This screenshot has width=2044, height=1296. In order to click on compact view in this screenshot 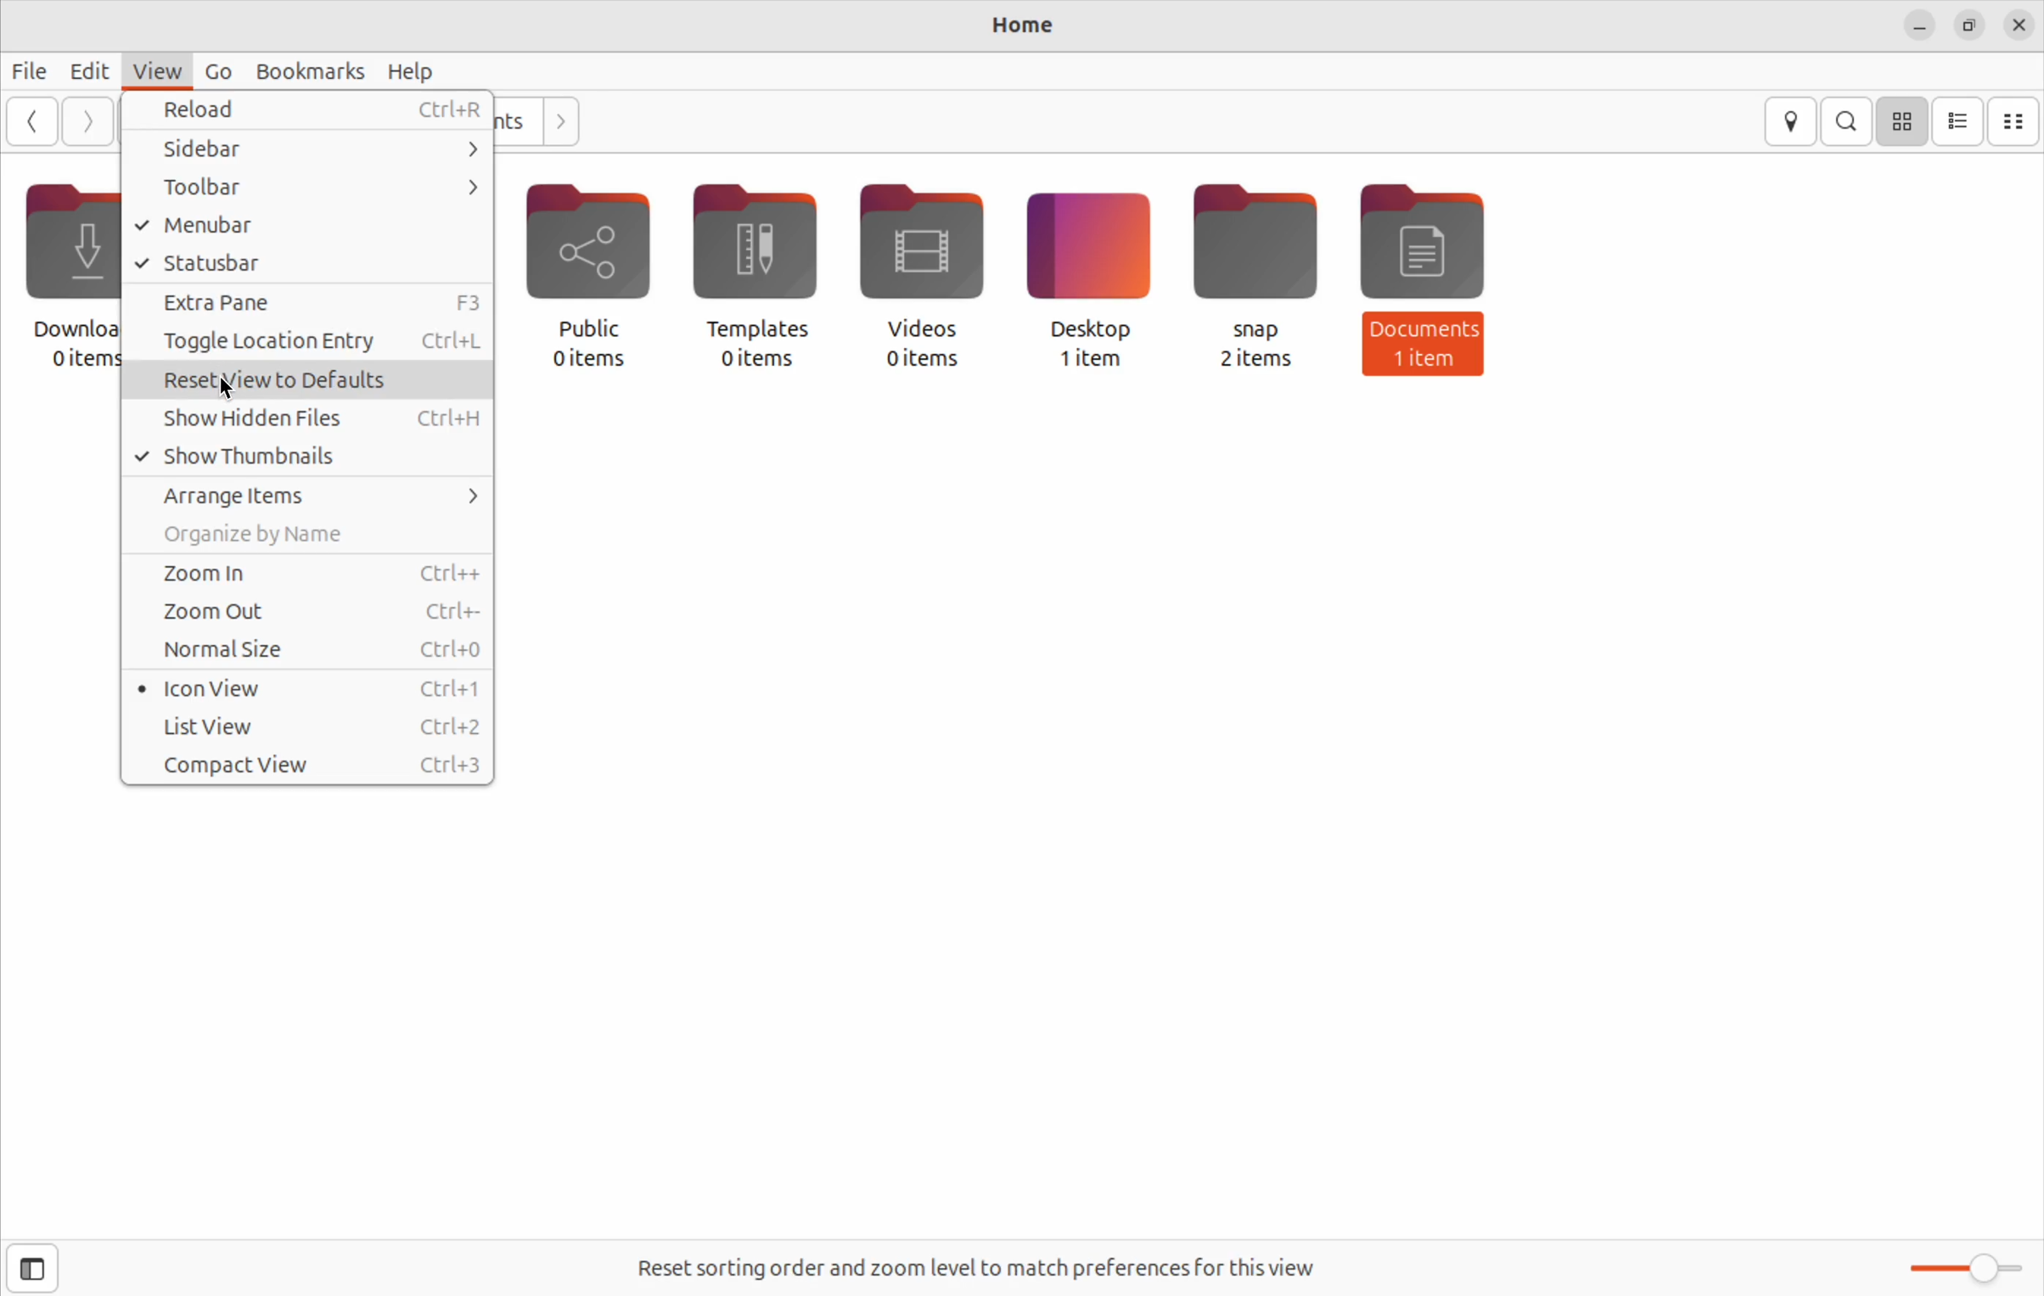, I will do `click(2019, 119)`.